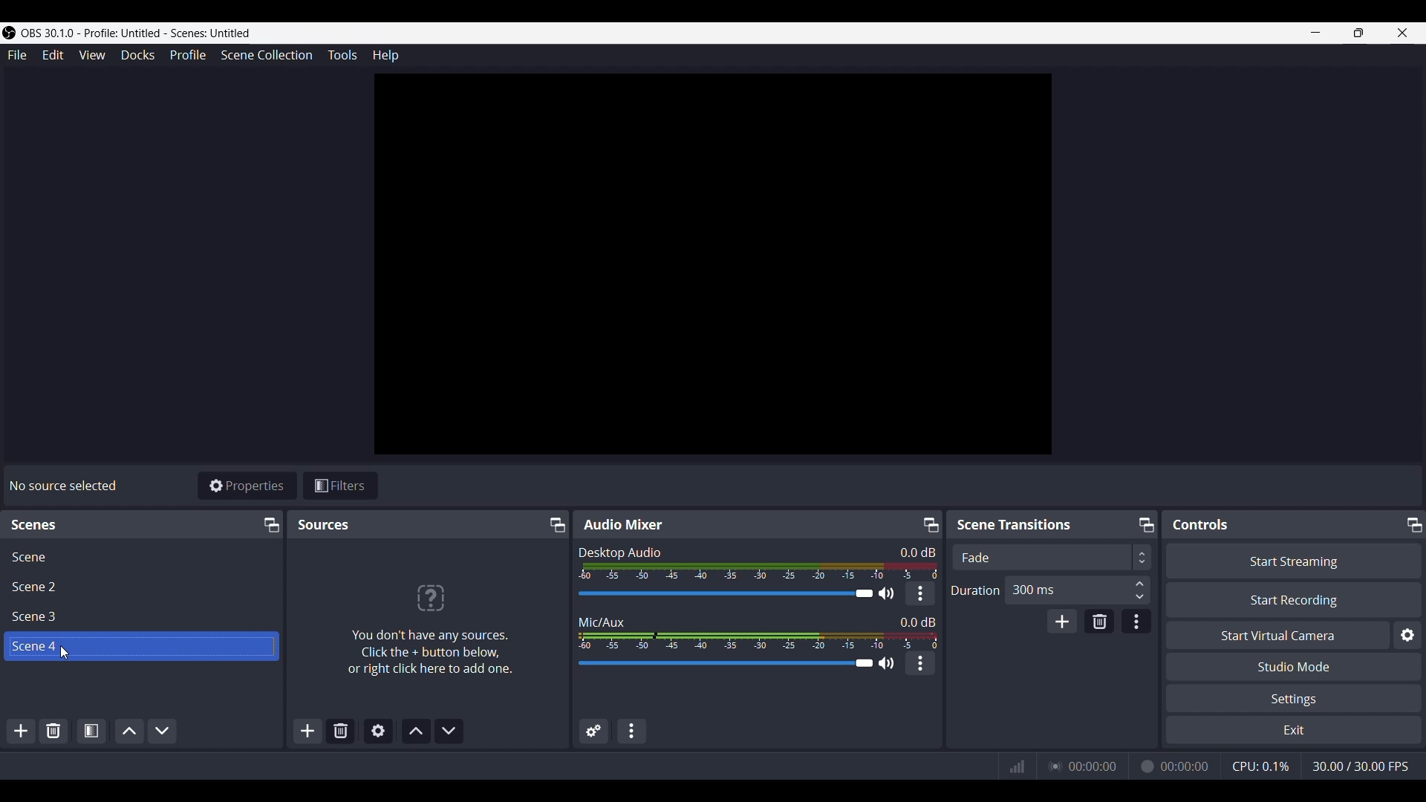  Describe the element at coordinates (267, 54) in the screenshot. I see `Scene Collection` at that location.